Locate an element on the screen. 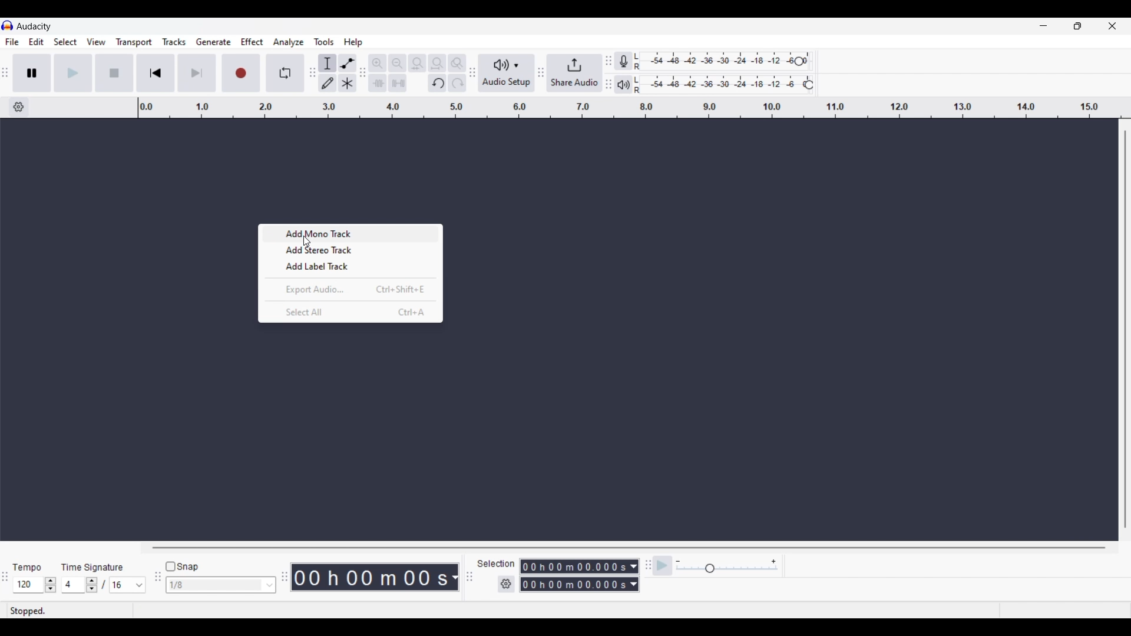 The width and height of the screenshot is (1131, 636). Analyze menu is located at coordinates (289, 42).